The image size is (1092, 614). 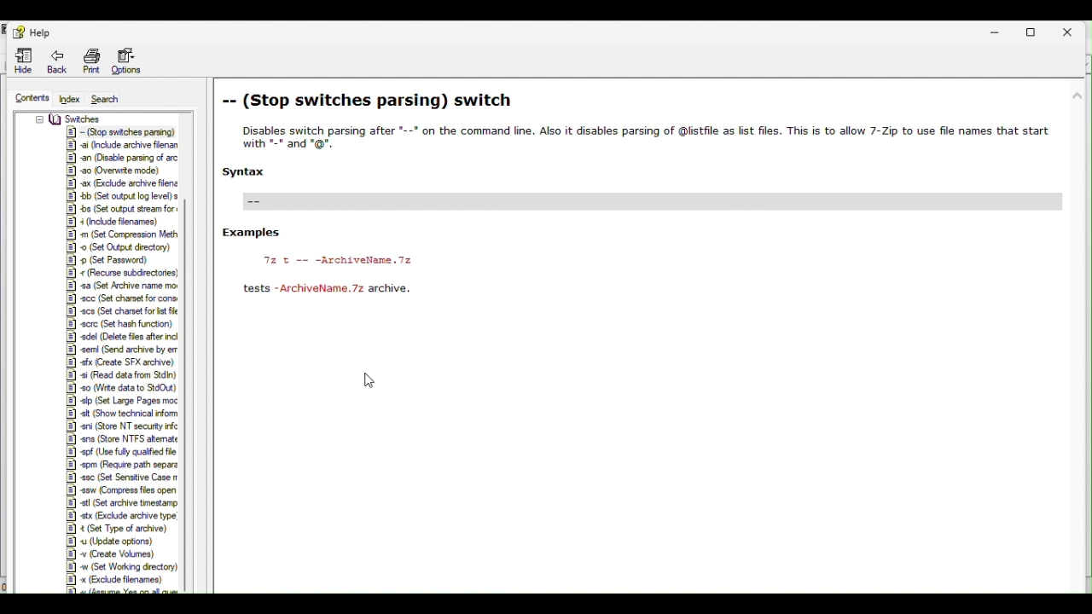 I want to click on , so click(x=124, y=401).